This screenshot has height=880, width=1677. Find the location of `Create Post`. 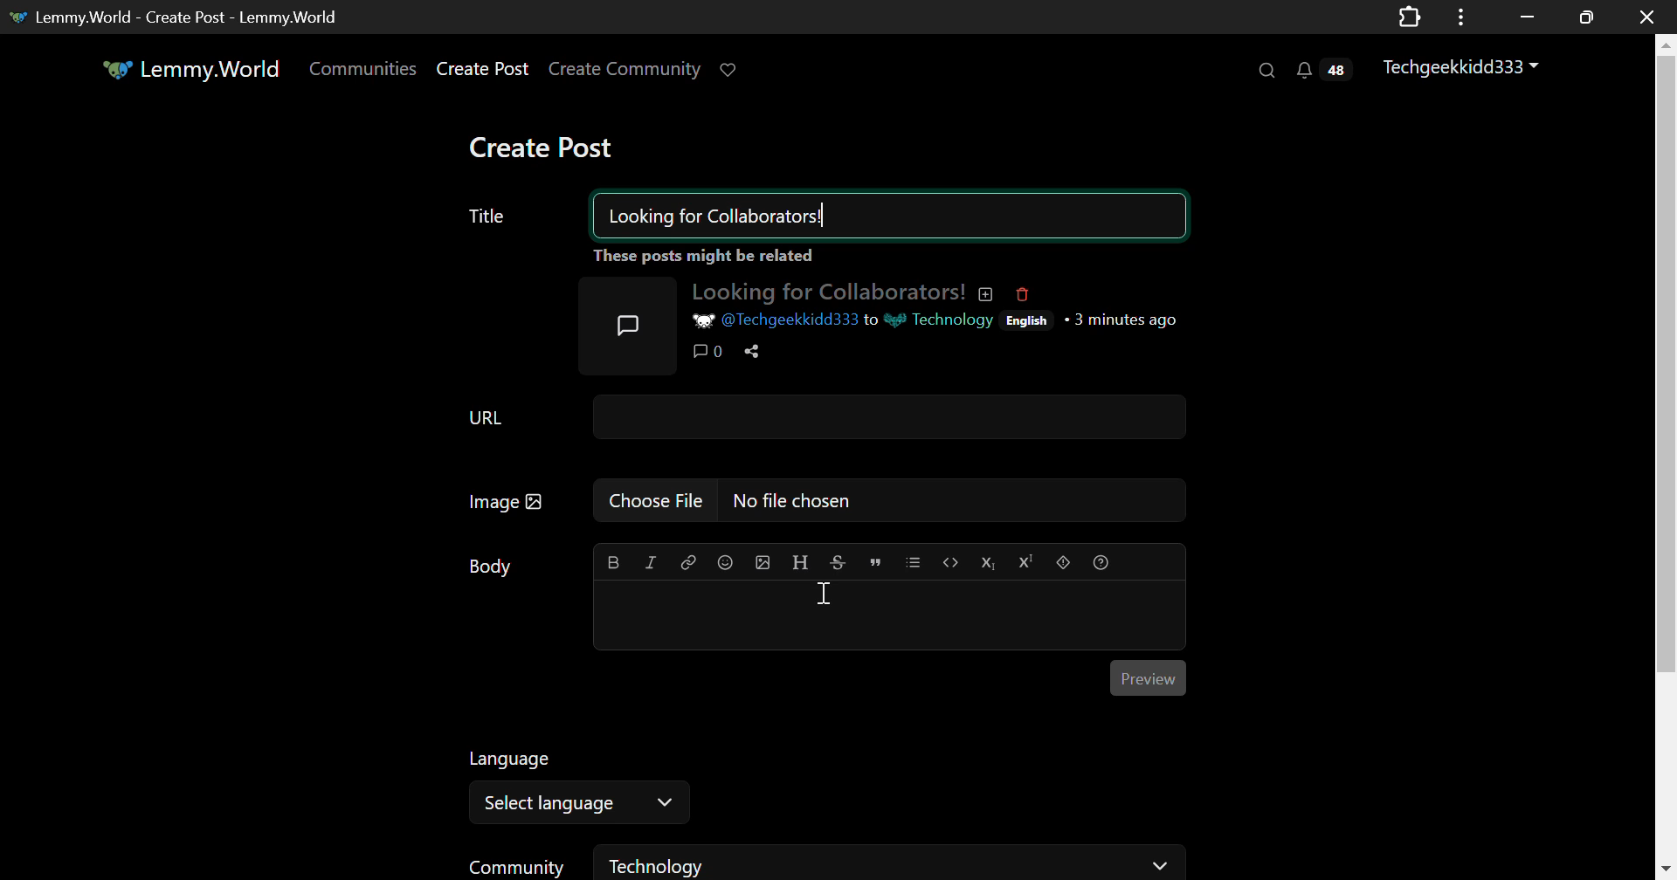

Create Post is located at coordinates (486, 69).